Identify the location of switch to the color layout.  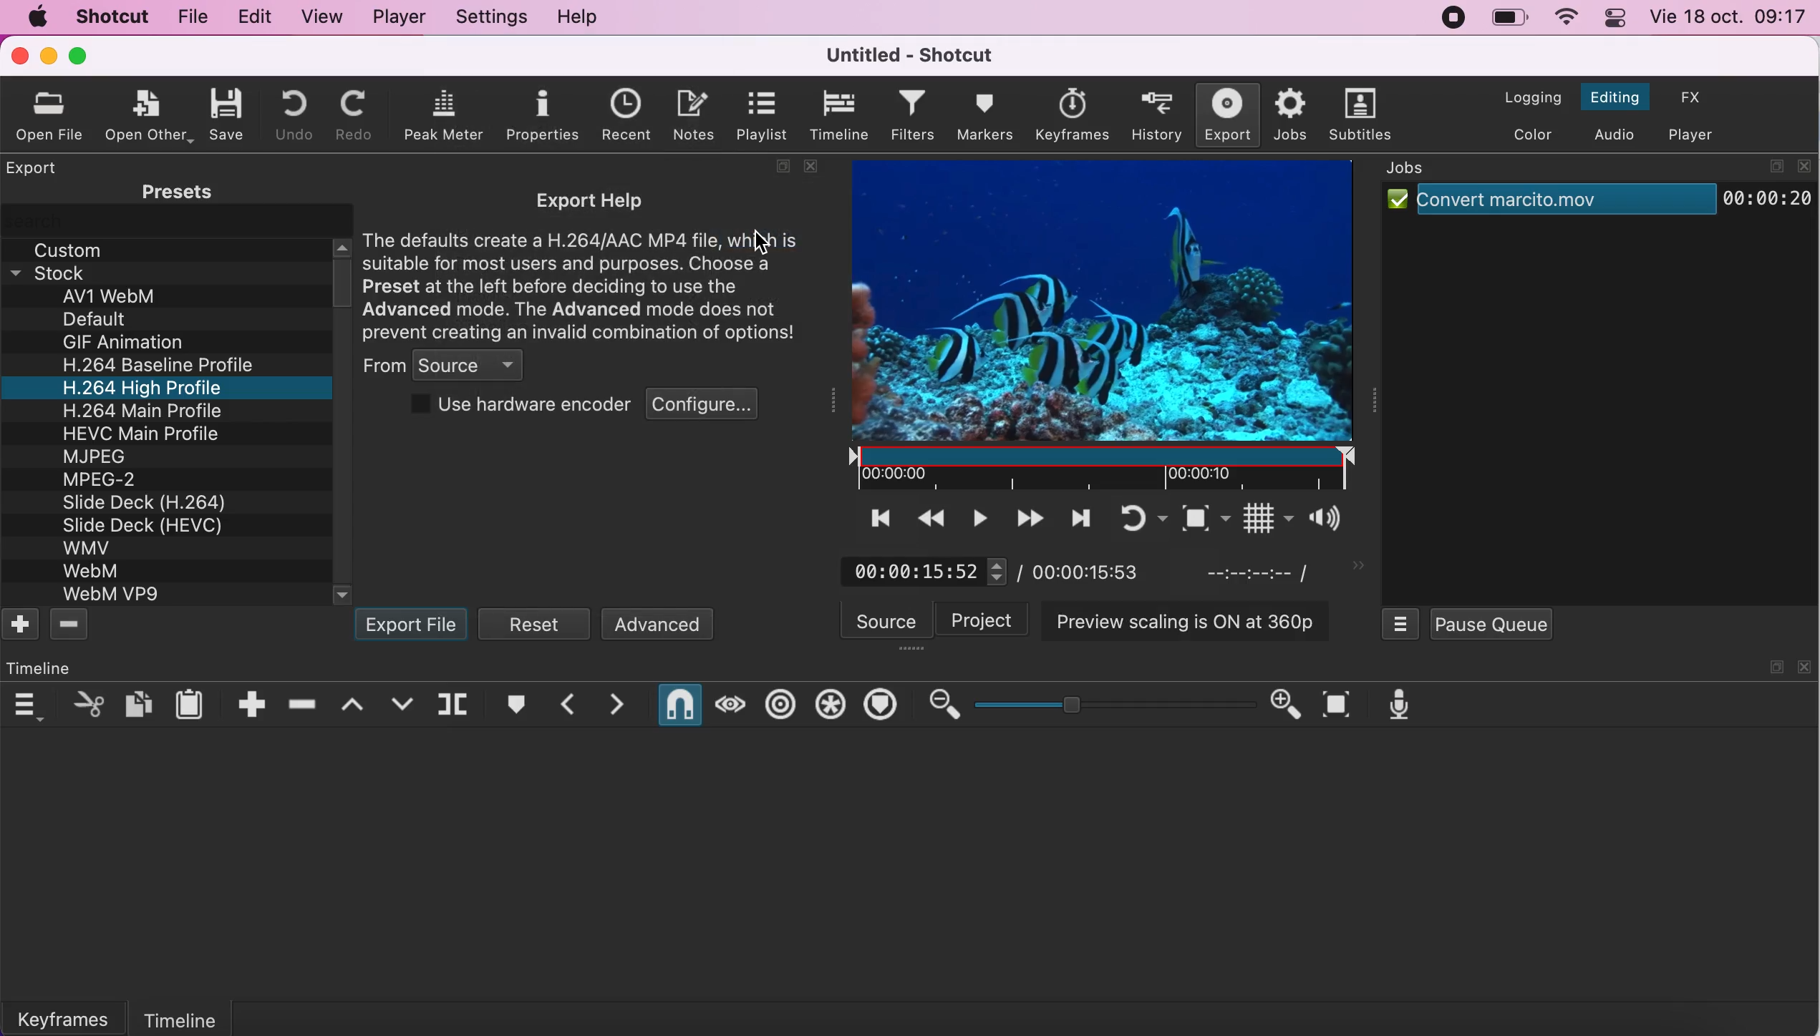
(1528, 133).